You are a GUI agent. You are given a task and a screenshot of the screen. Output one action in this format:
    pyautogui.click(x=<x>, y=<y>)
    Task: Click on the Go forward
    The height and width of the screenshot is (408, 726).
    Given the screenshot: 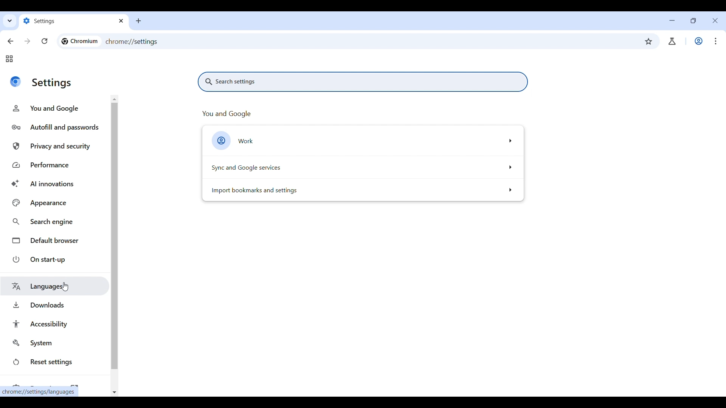 What is the action you would take?
    pyautogui.click(x=27, y=41)
    